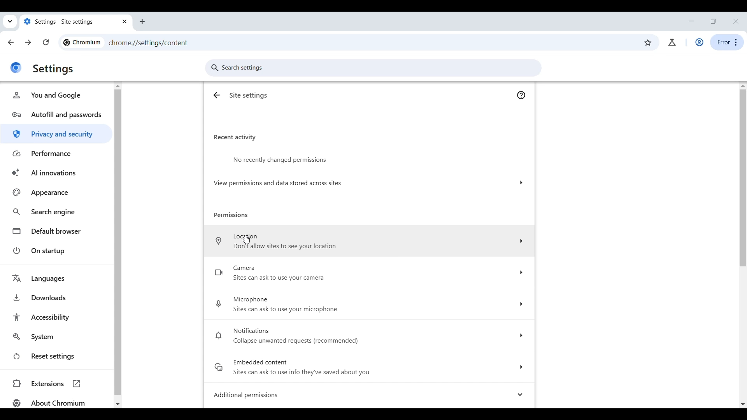 The image size is (747, 420). I want to click on System, so click(55, 337).